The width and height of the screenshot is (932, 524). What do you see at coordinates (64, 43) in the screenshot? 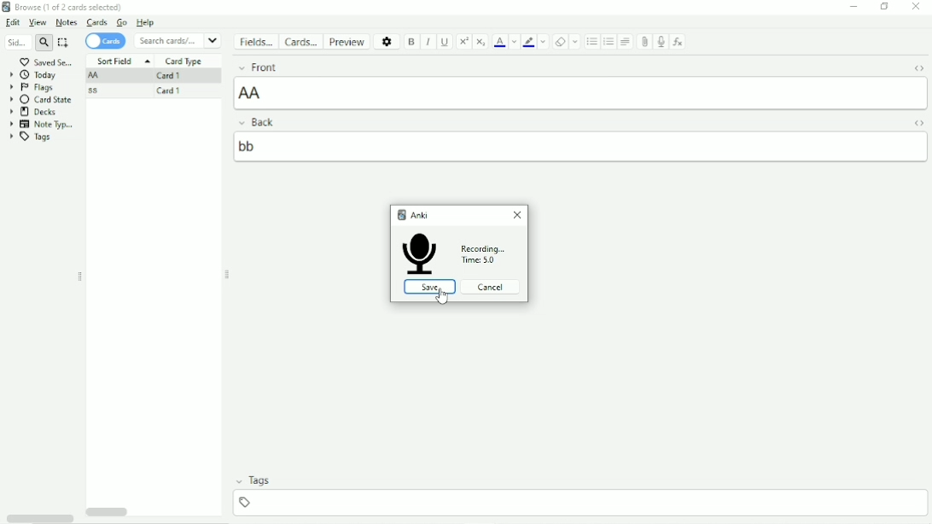
I see `Select` at bounding box center [64, 43].